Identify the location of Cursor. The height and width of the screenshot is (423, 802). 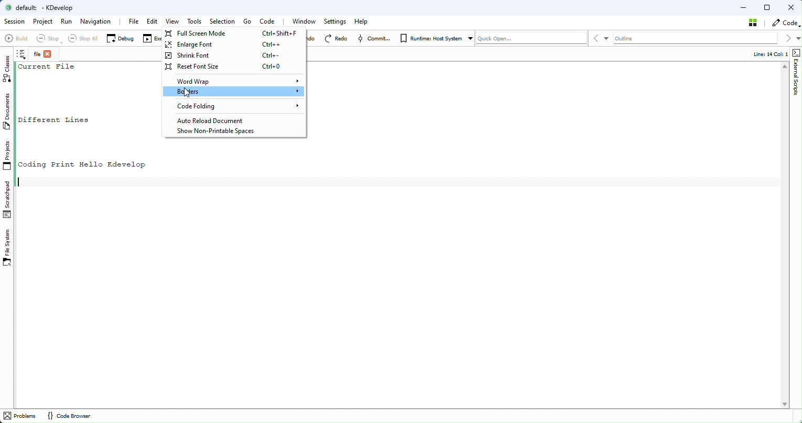
(186, 93).